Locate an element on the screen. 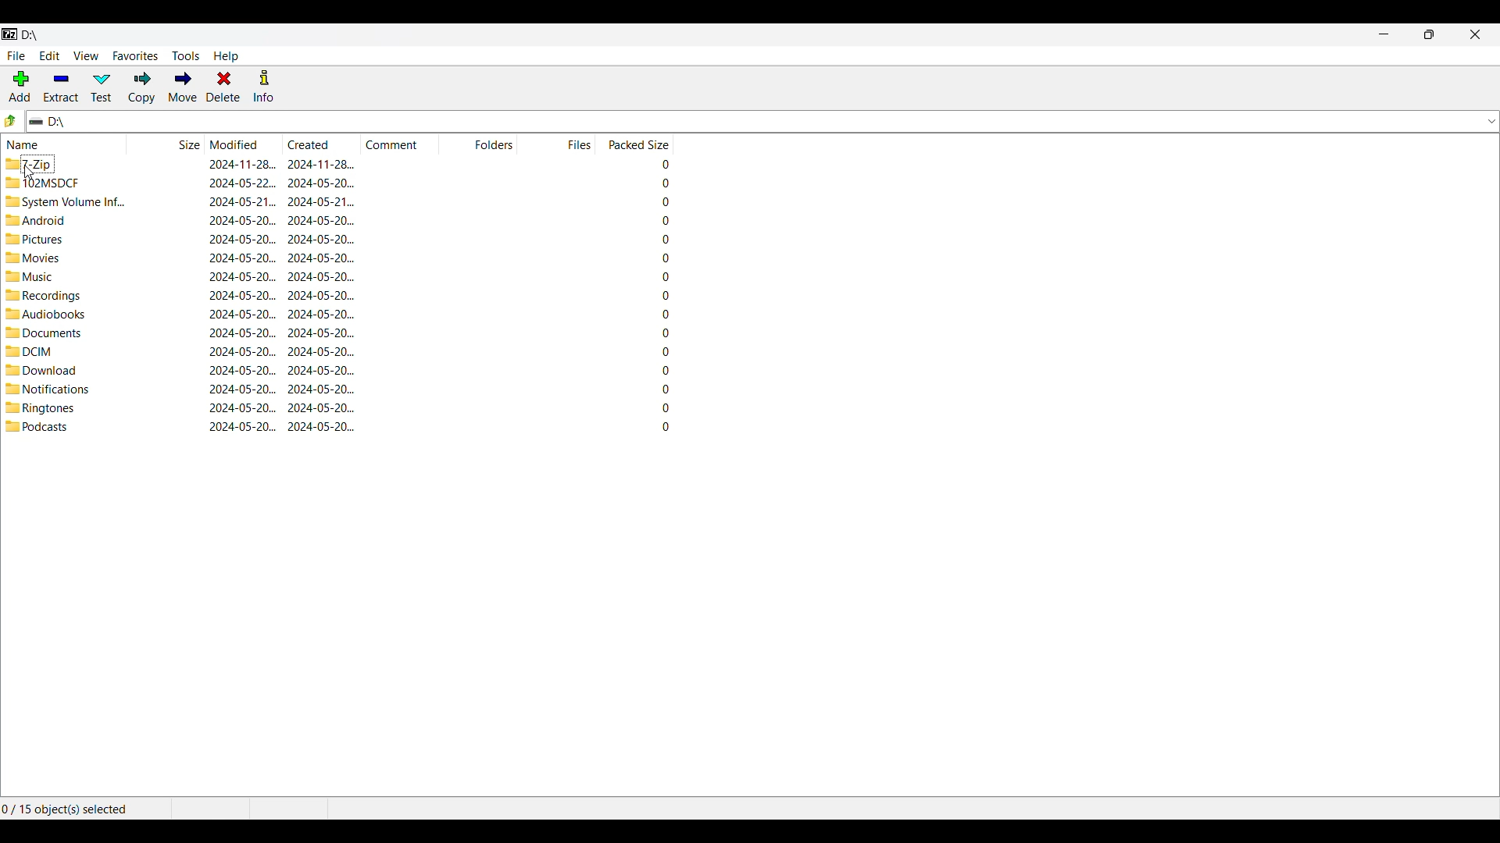 The image size is (1500, 843). folder is located at coordinates (35, 220).